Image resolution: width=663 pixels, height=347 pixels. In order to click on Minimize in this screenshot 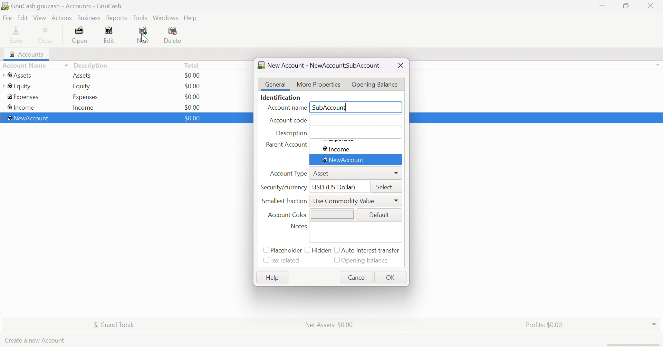, I will do `click(603, 6)`.